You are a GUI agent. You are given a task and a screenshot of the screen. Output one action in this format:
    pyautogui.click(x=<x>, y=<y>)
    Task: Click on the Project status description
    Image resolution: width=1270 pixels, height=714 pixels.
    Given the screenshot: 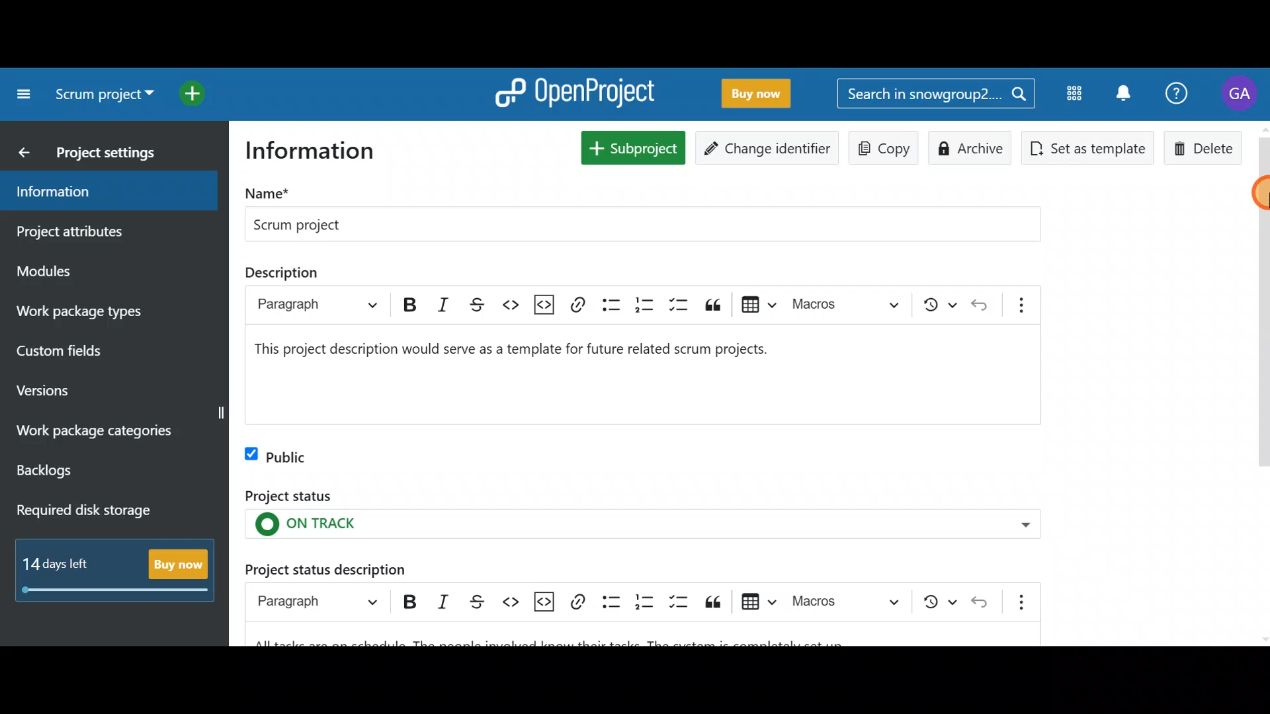 What is the action you would take?
    pyautogui.click(x=648, y=637)
    